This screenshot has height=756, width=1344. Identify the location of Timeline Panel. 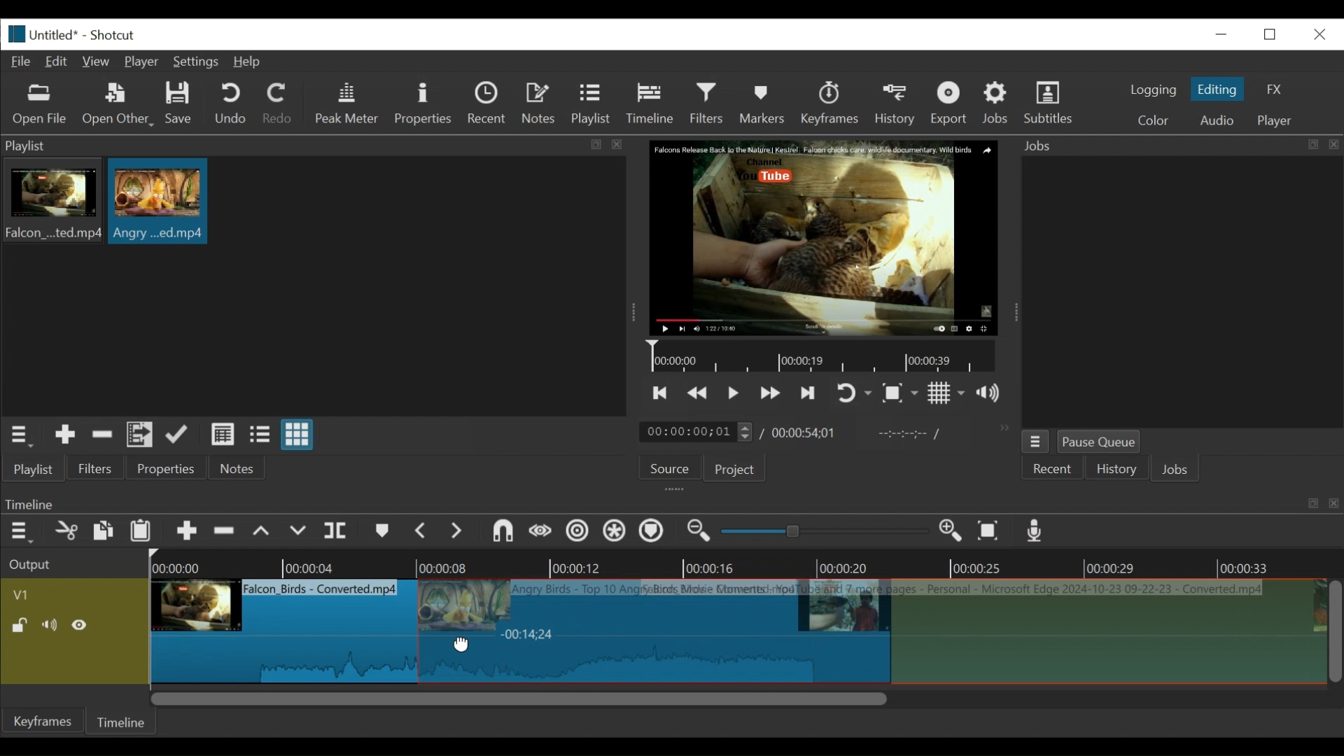
(670, 503).